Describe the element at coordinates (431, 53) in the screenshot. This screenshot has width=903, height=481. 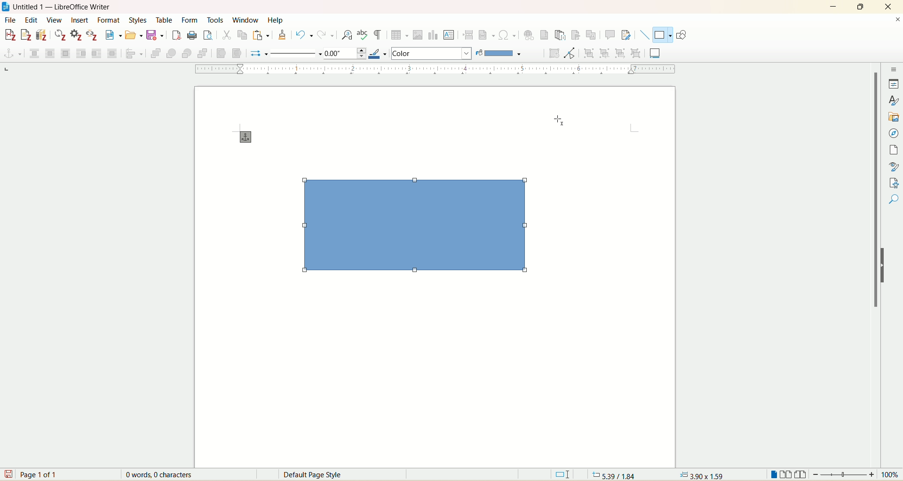
I see `area style` at that location.